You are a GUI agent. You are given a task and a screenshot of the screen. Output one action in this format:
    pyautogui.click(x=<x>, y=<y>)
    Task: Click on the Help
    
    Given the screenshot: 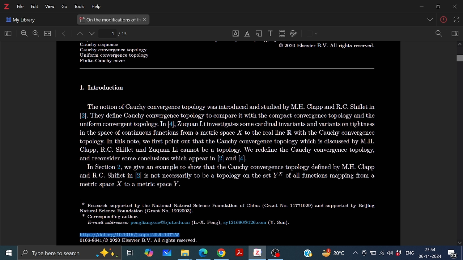 What is the action you would take?
    pyautogui.click(x=307, y=252)
    